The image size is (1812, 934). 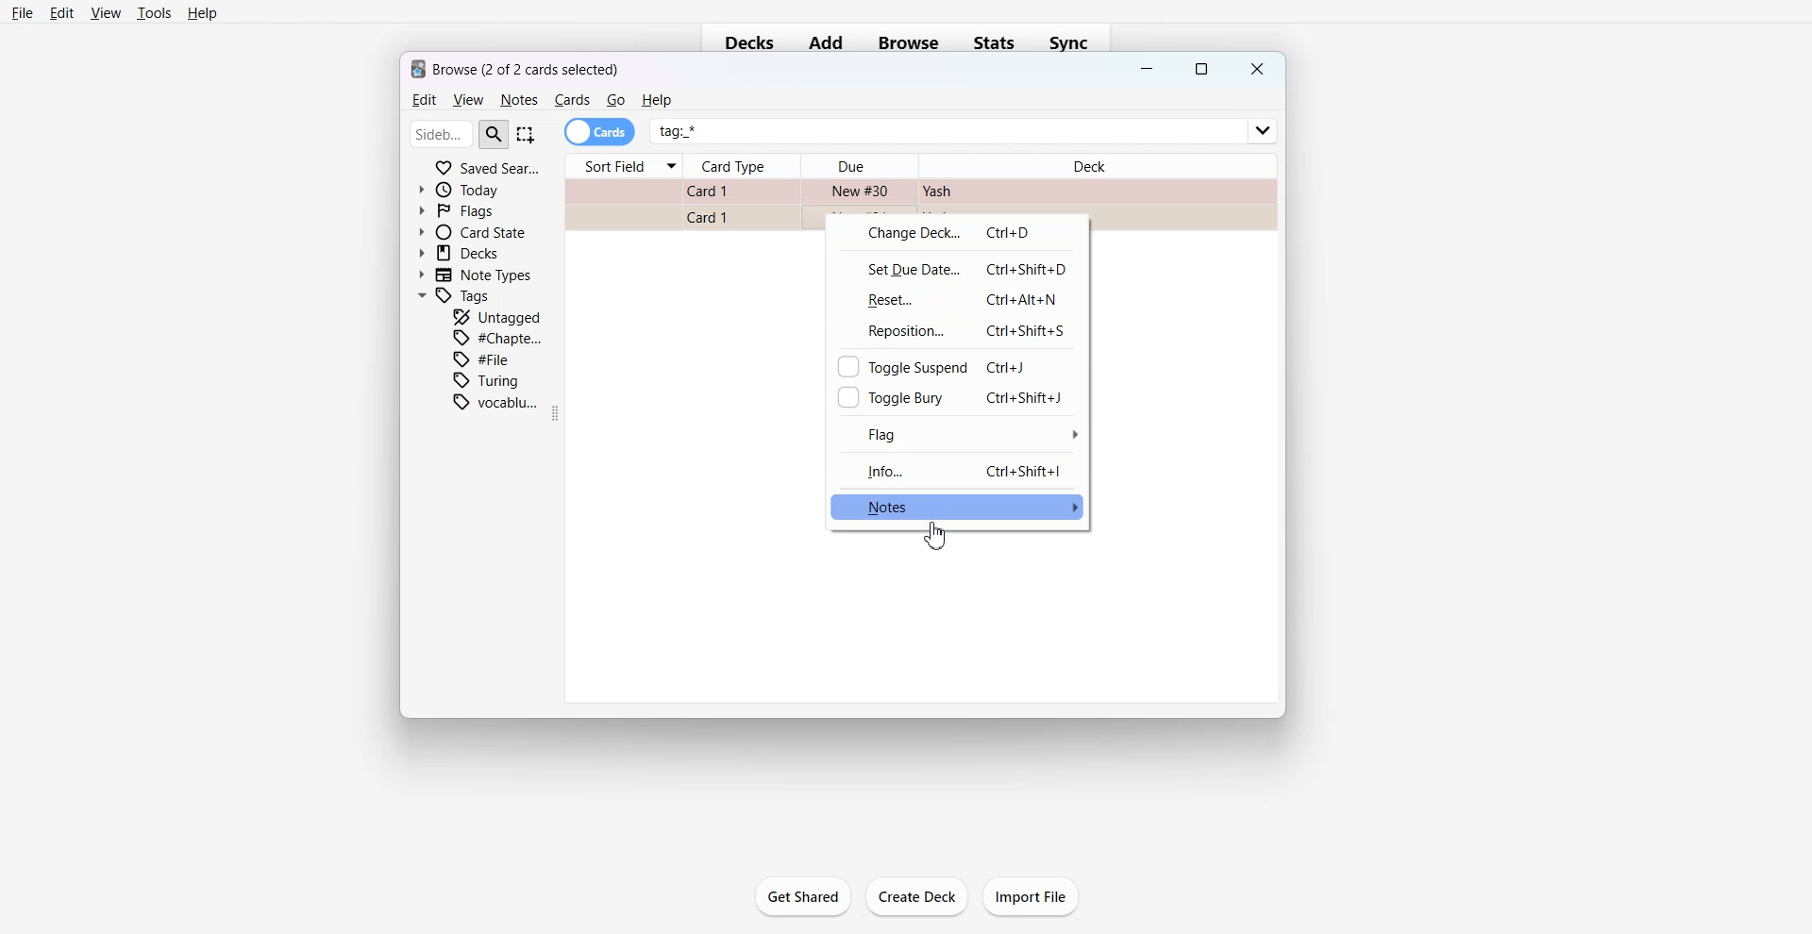 I want to click on Cards, so click(x=572, y=100).